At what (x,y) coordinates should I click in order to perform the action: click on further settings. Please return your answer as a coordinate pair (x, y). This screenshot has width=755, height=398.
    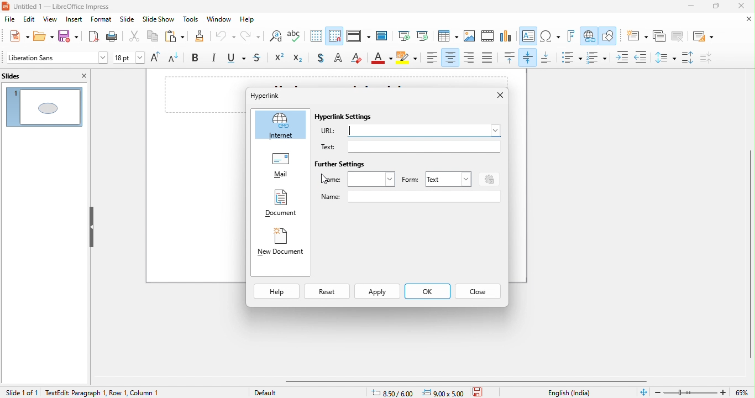
    Looking at the image, I should click on (341, 165).